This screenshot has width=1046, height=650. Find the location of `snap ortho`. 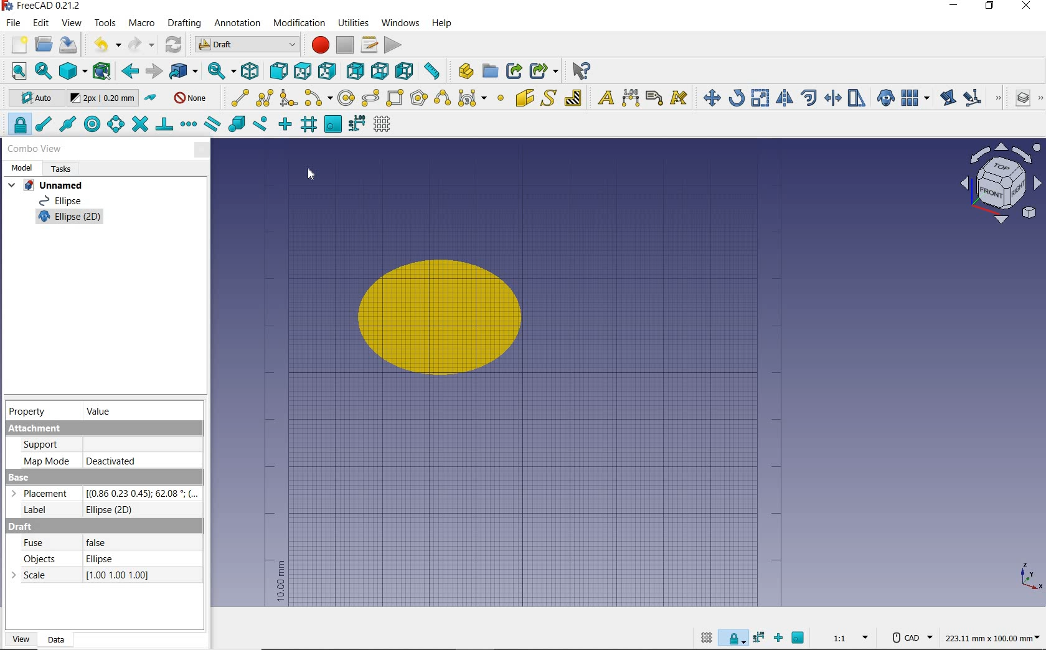

snap ortho is located at coordinates (286, 125).